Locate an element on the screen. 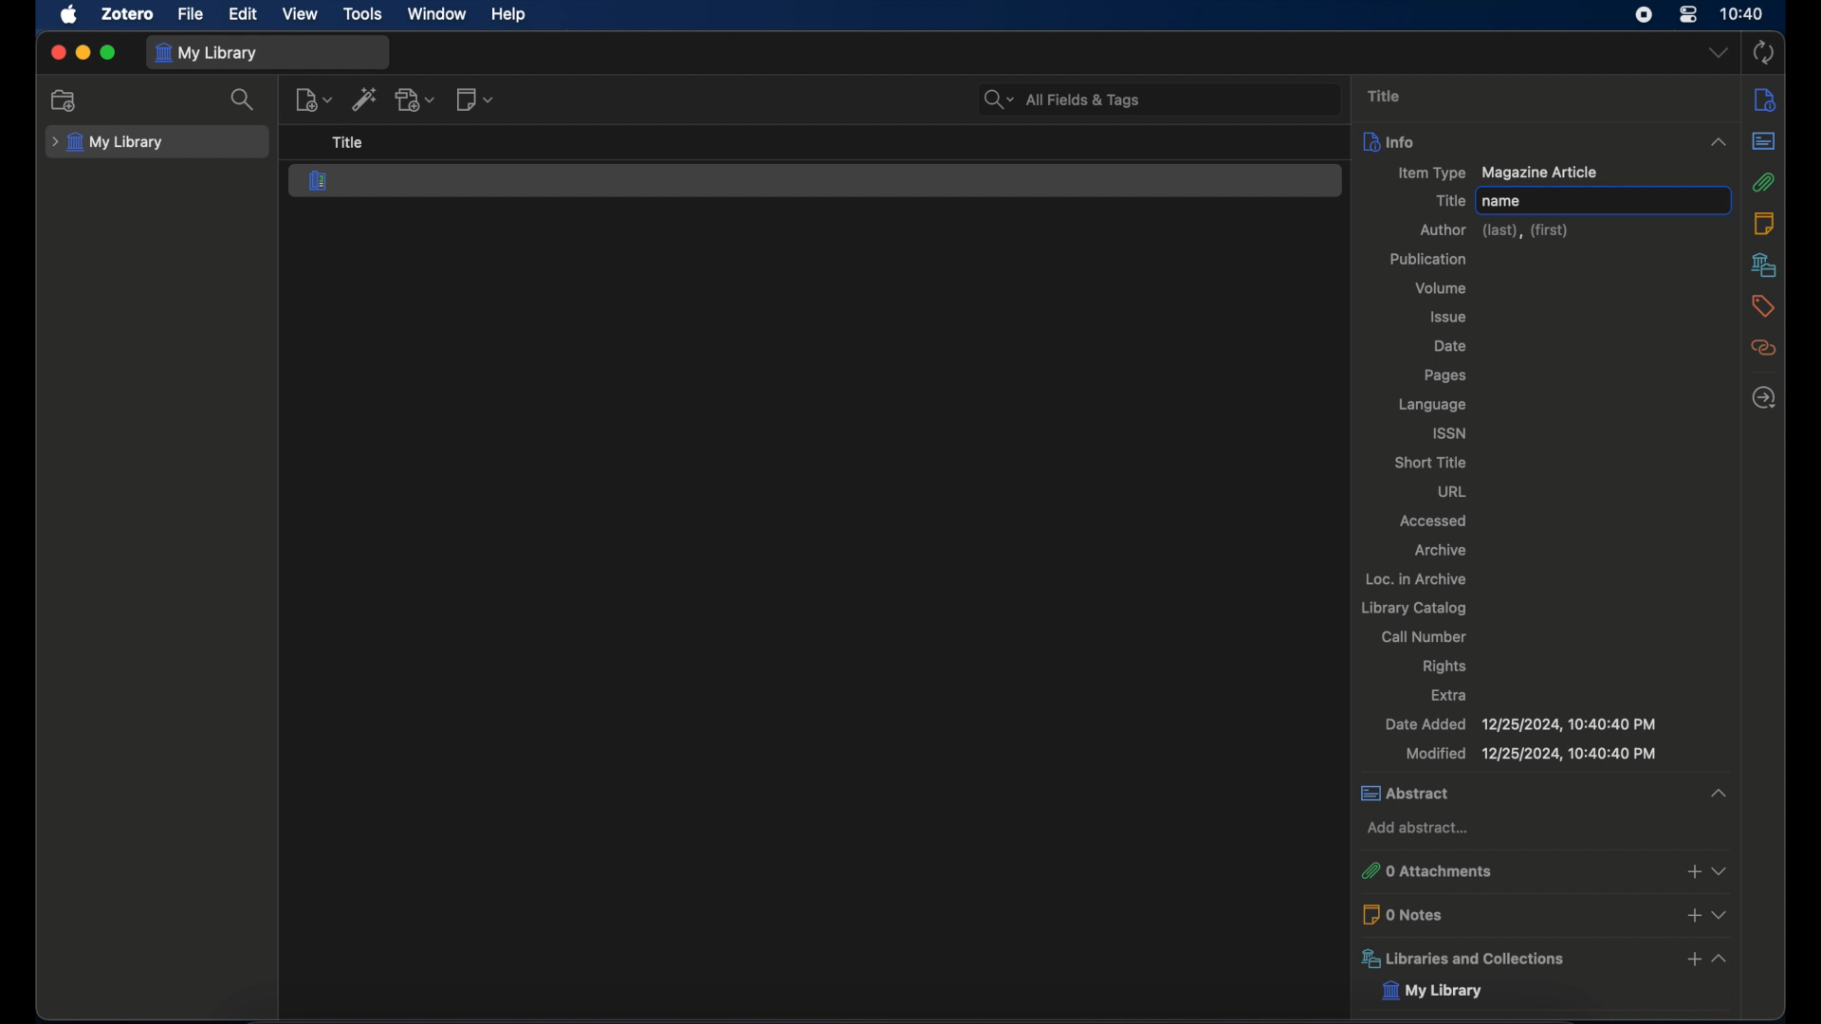 This screenshot has width=1821, height=1024. name is located at coordinates (1500, 201).